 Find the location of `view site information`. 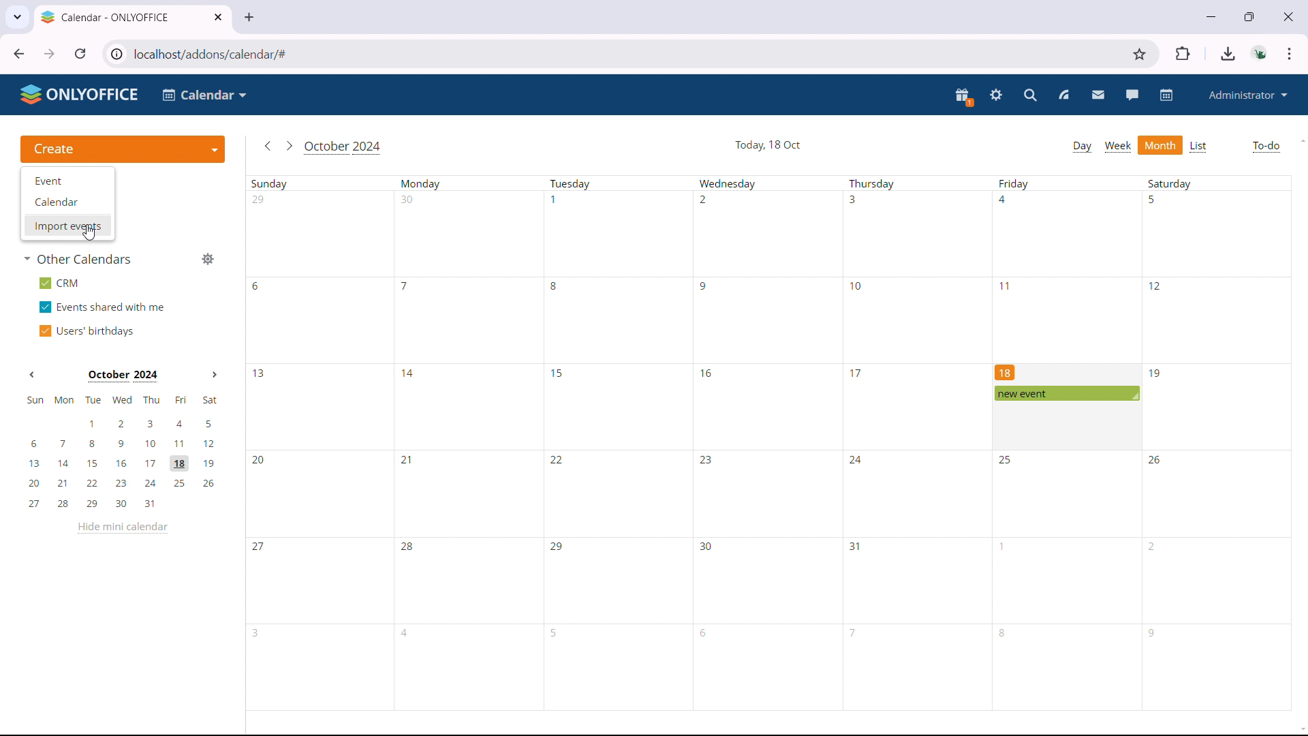

view site information is located at coordinates (115, 54).